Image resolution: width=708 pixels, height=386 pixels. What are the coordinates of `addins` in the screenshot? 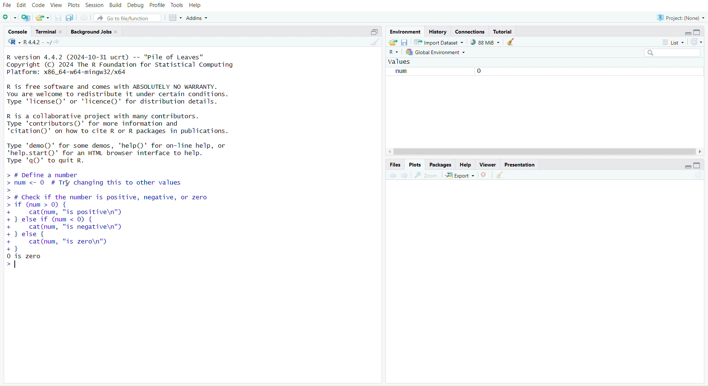 It's located at (199, 18).